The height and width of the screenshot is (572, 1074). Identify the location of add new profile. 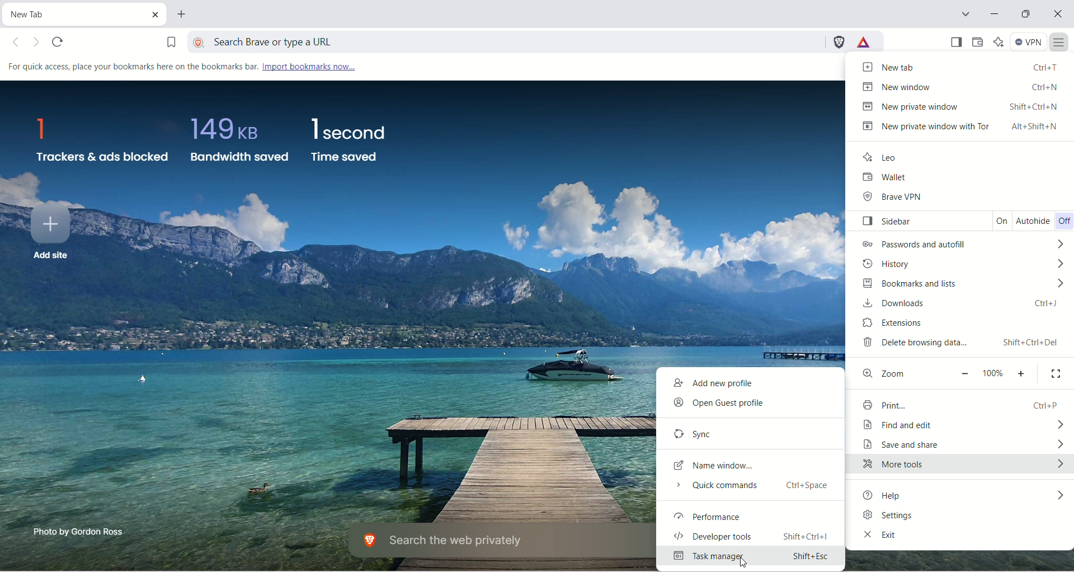
(753, 383).